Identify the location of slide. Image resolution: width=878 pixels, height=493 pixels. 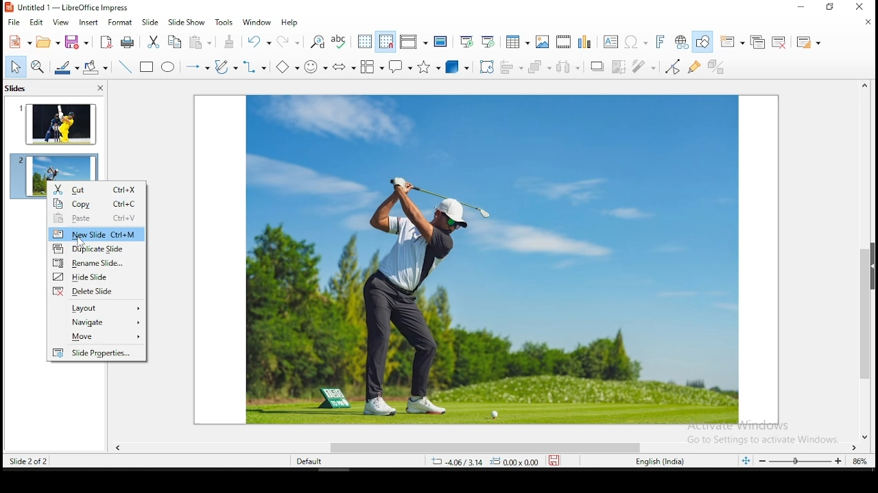
(151, 22).